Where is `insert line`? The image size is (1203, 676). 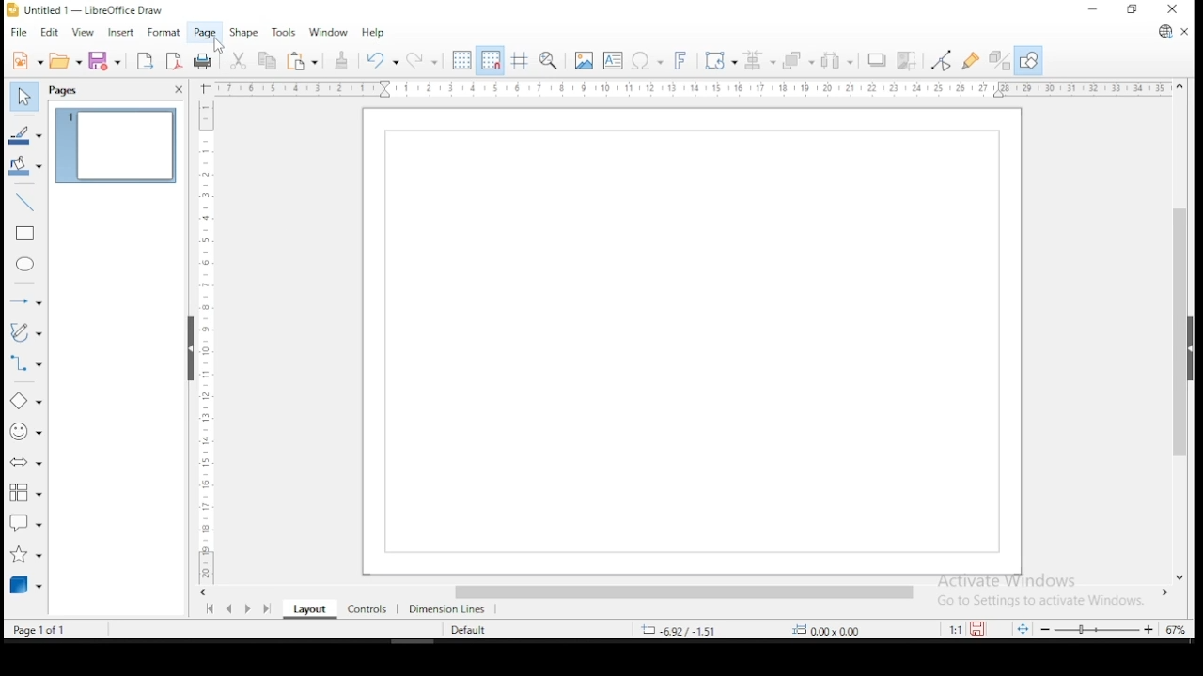
insert line is located at coordinates (26, 203).